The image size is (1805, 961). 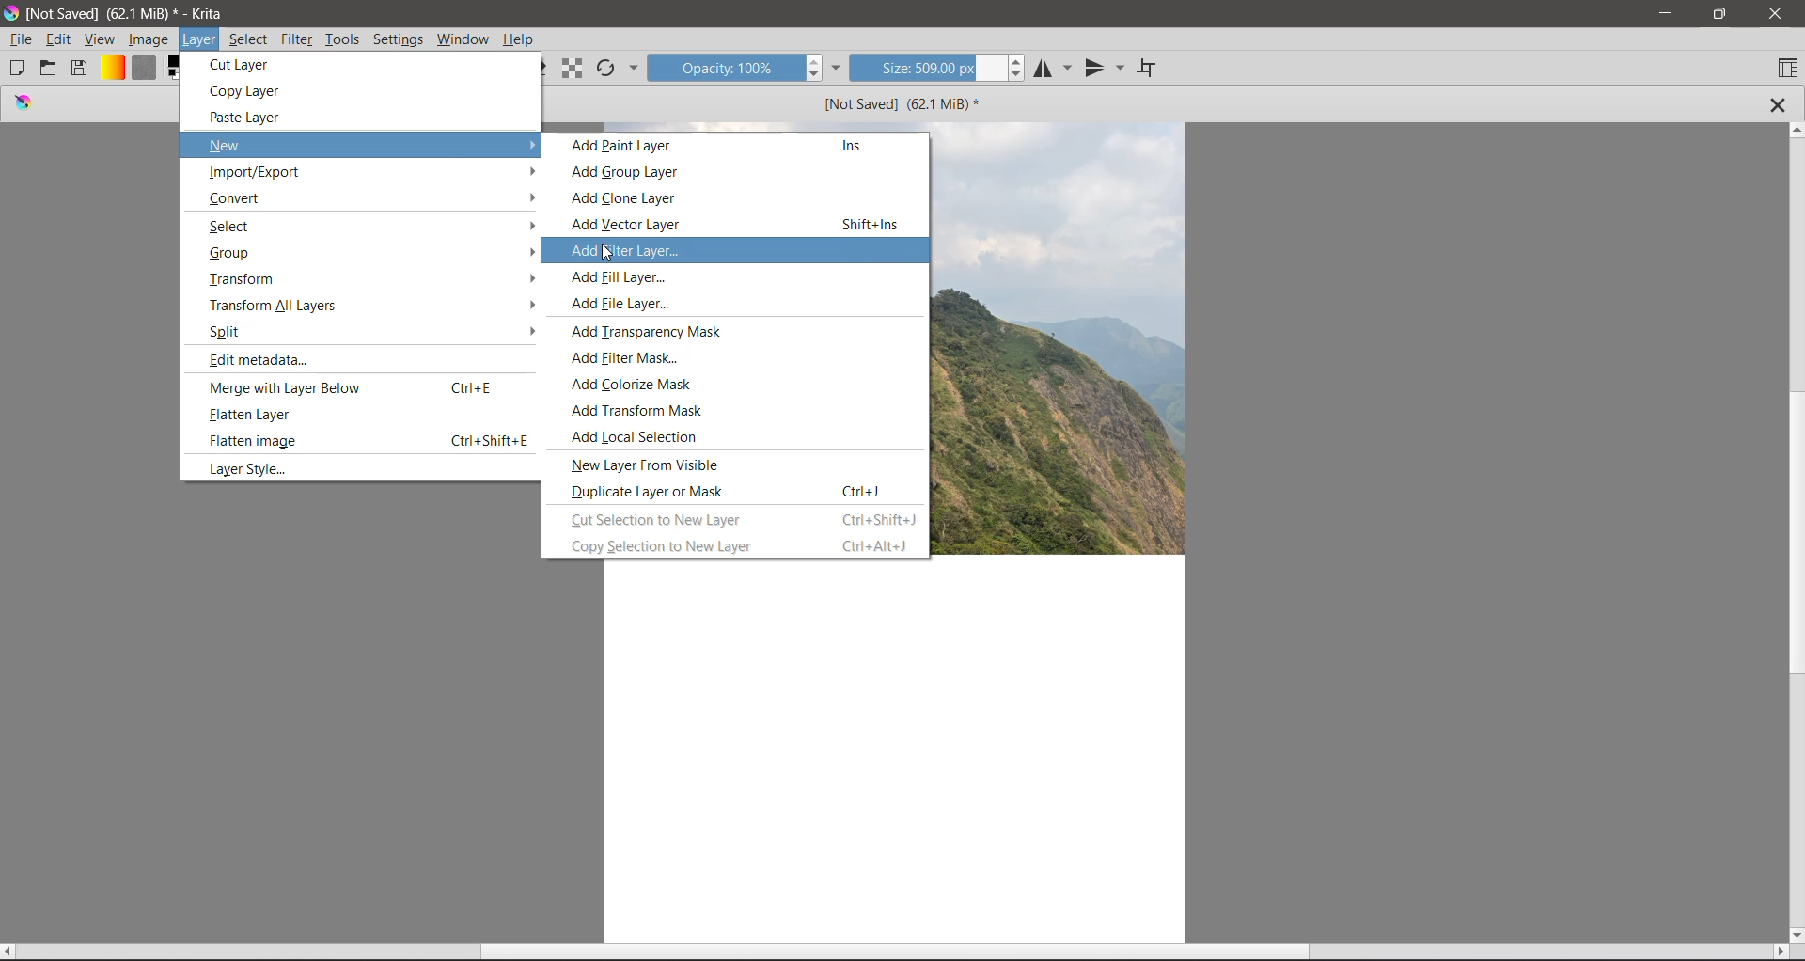 What do you see at coordinates (657, 465) in the screenshot?
I see `New Layer From Visible` at bounding box center [657, 465].